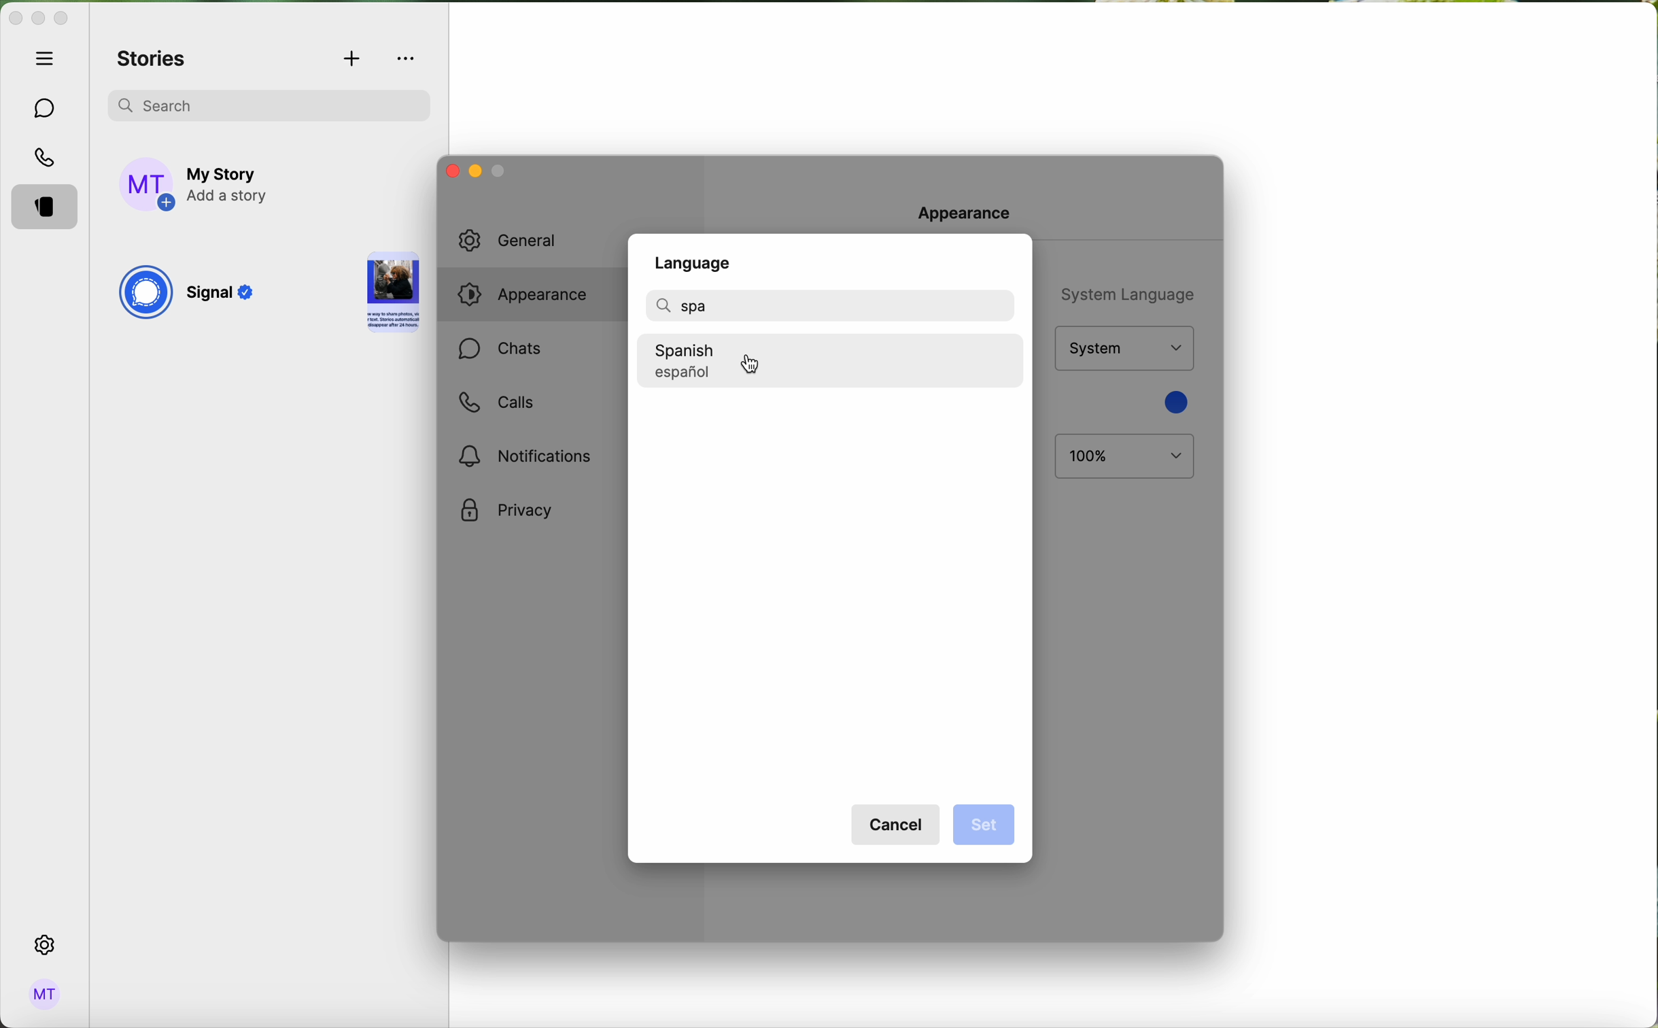  What do you see at coordinates (152, 60) in the screenshot?
I see `stories` at bounding box center [152, 60].